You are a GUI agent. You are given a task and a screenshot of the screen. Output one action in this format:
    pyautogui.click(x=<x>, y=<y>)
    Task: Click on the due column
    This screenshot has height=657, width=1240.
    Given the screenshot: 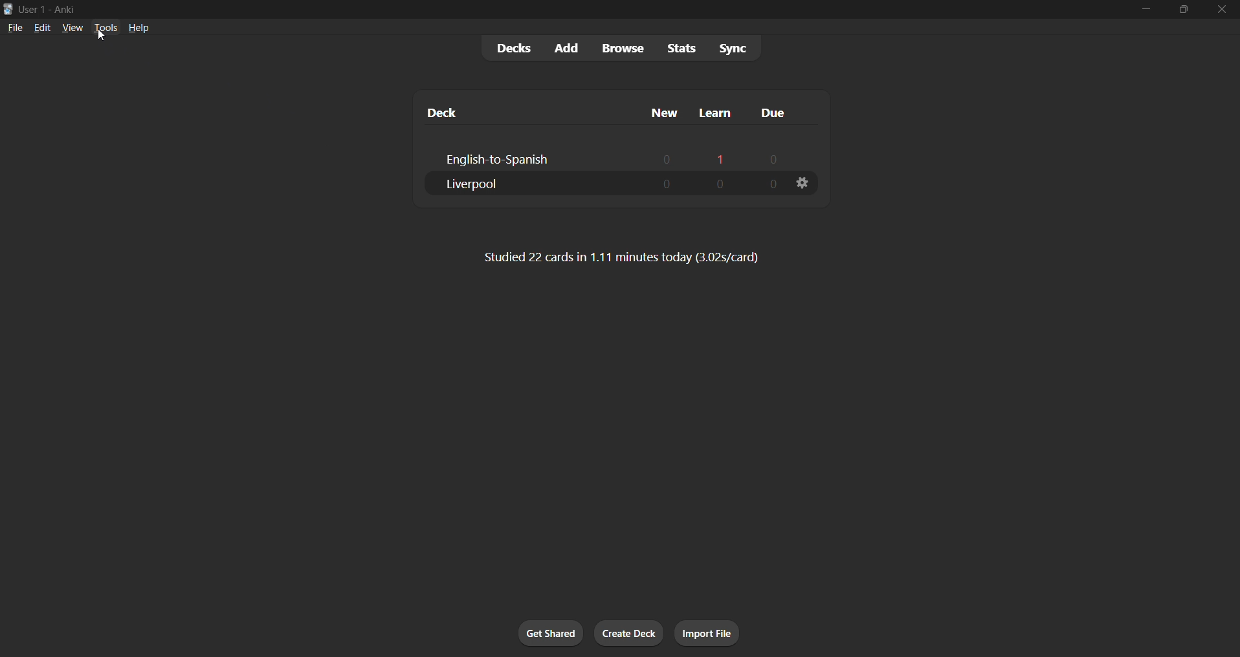 What is the action you would take?
    pyautogui.click(x=781, y=113)
    